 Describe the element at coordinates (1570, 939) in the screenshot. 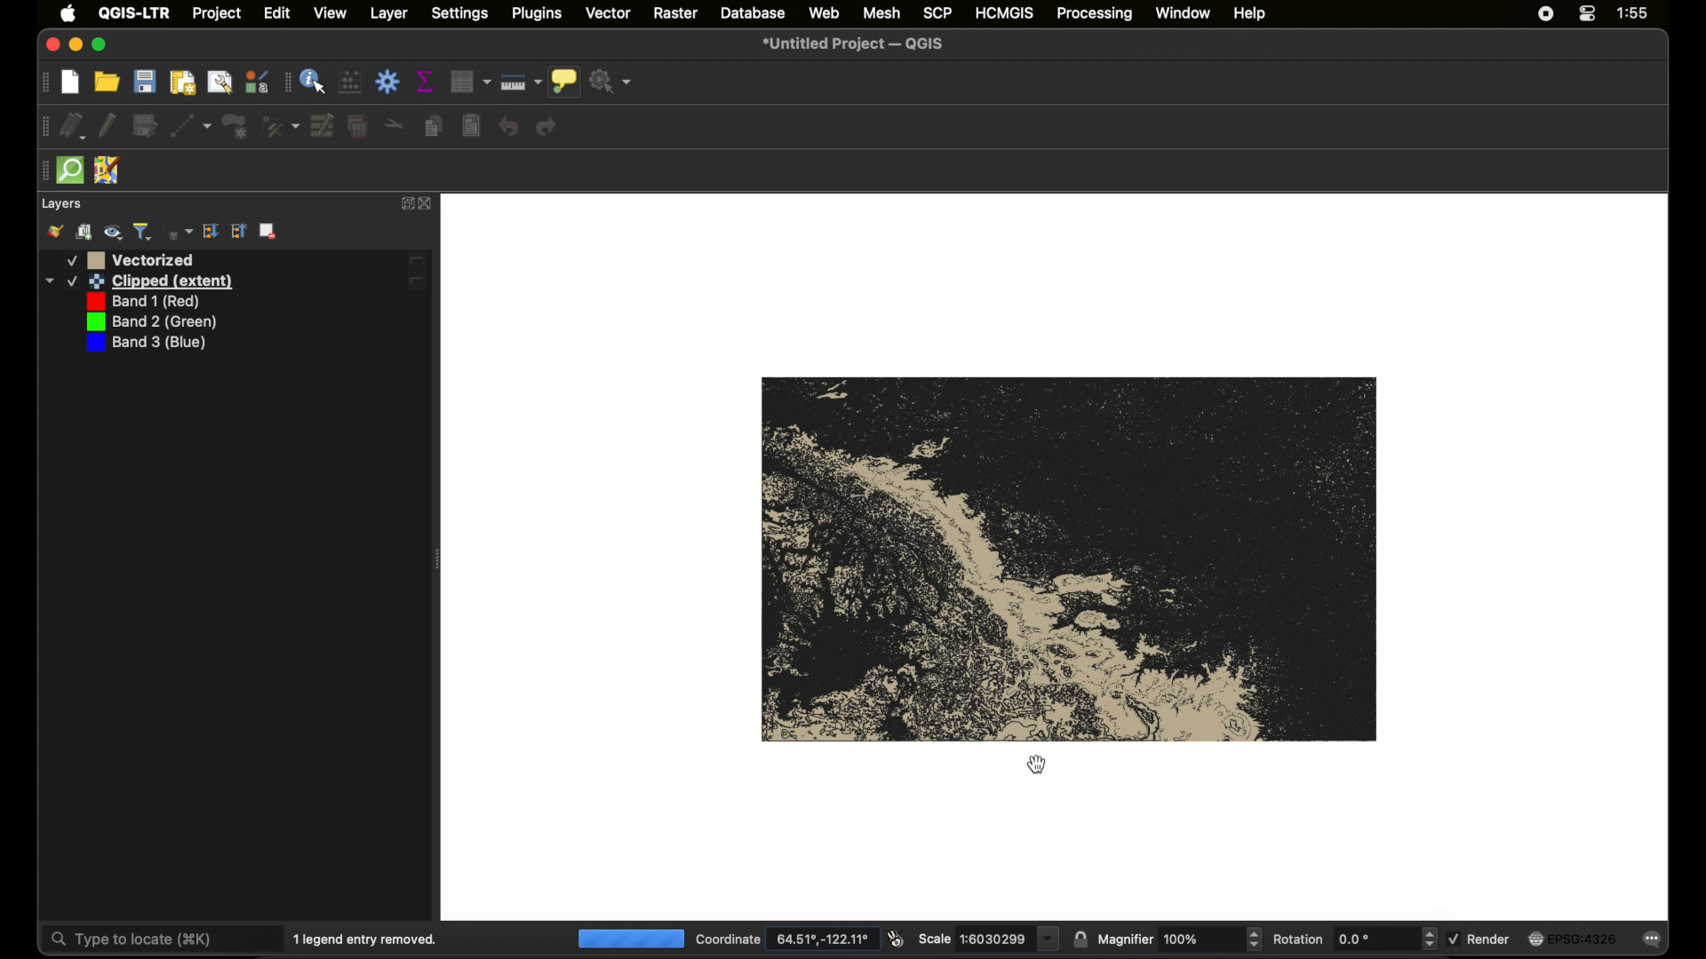

I see `current crs` at that location.